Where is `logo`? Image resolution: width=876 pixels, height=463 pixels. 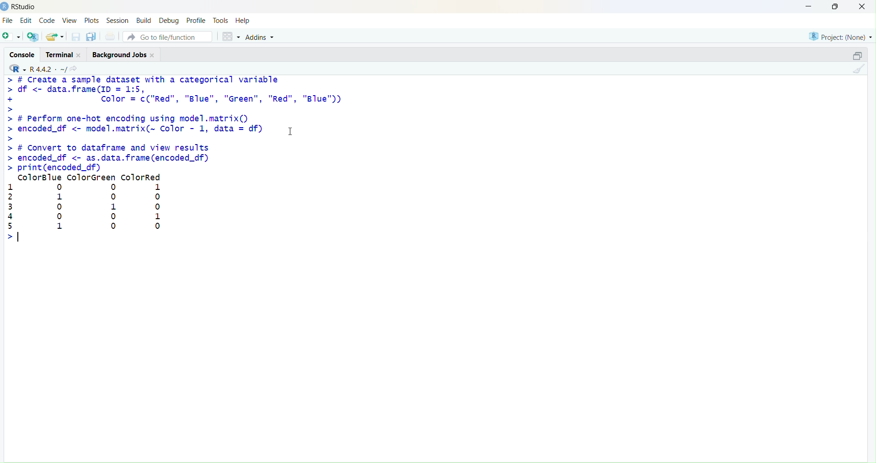 logo is located at coordinates (5, 7).